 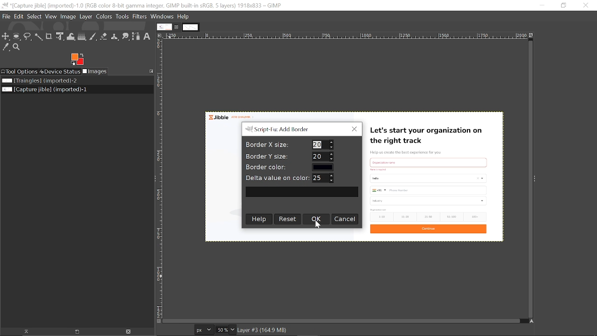 I want to click on Sript-Tu: Add Border, so click(x=277, y=129).